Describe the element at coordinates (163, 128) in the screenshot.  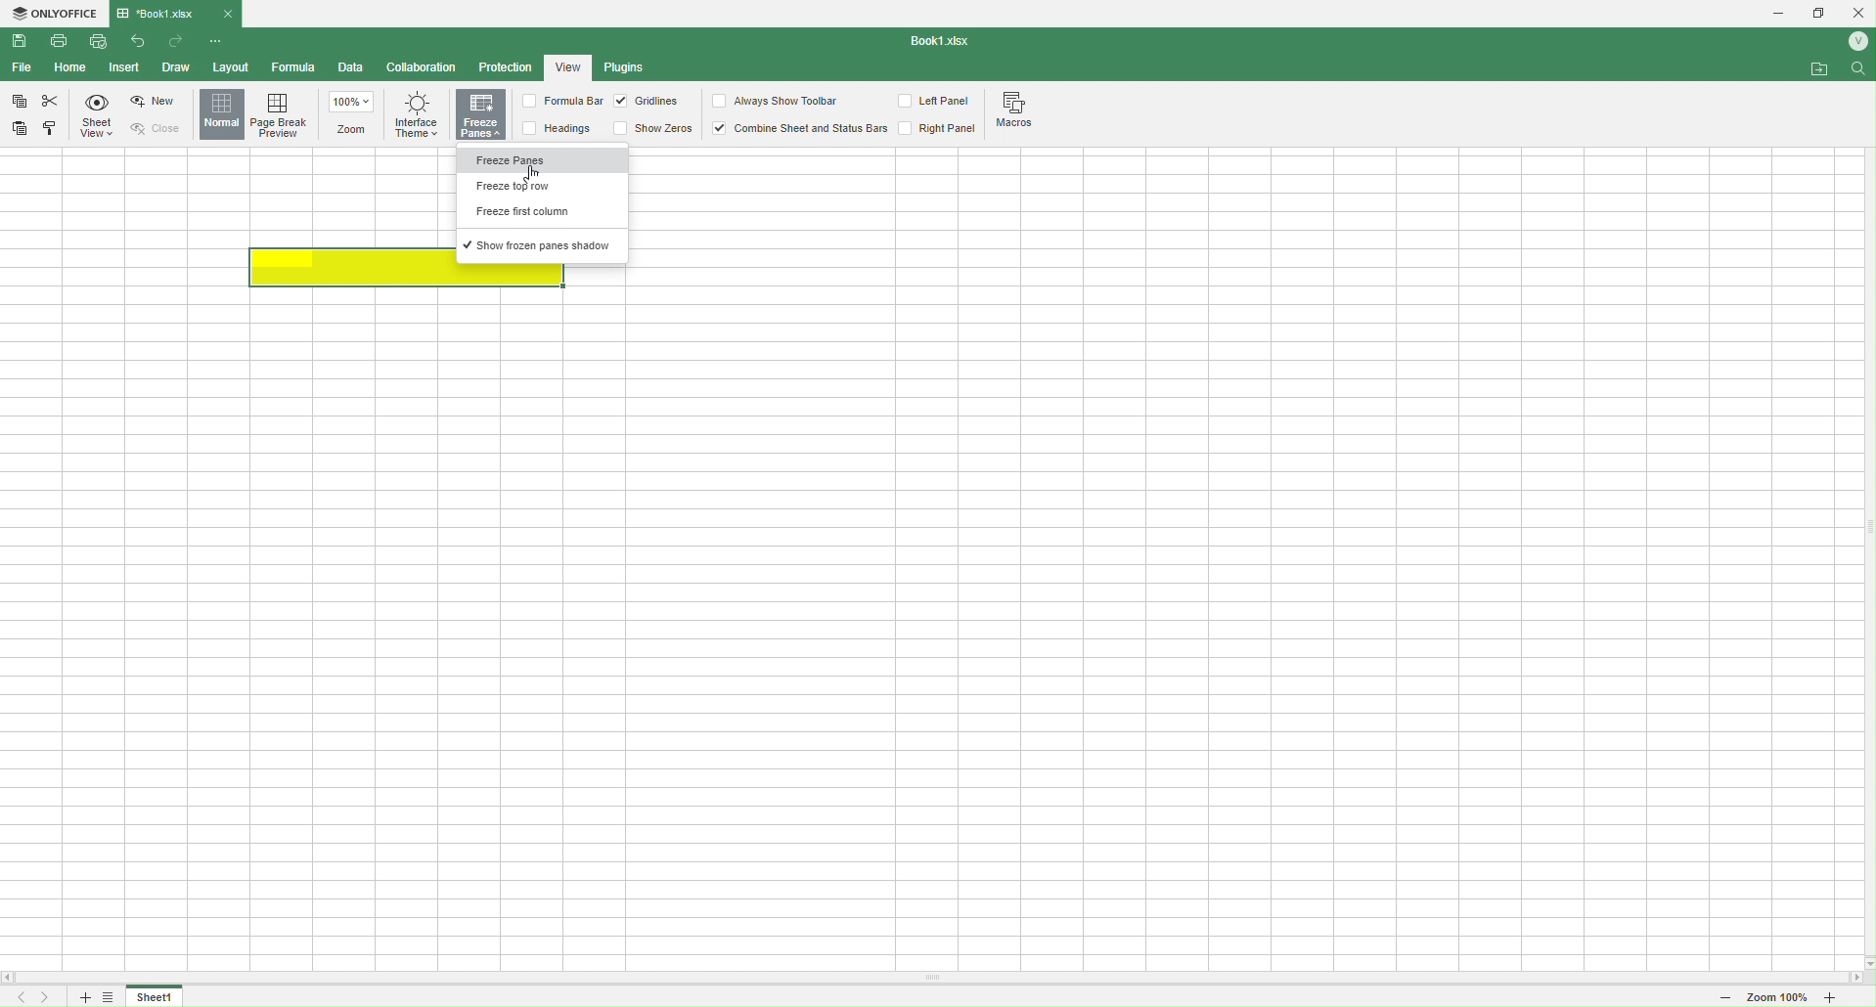
I see `Close` at that location.